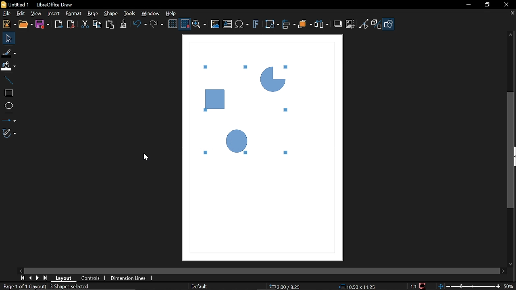 The width and height of the screenshot is (516, 290). What do you see at coordinates (413, 286) in the screenshot?
I see `Scaling factor ` at bounding box center [413, 286].